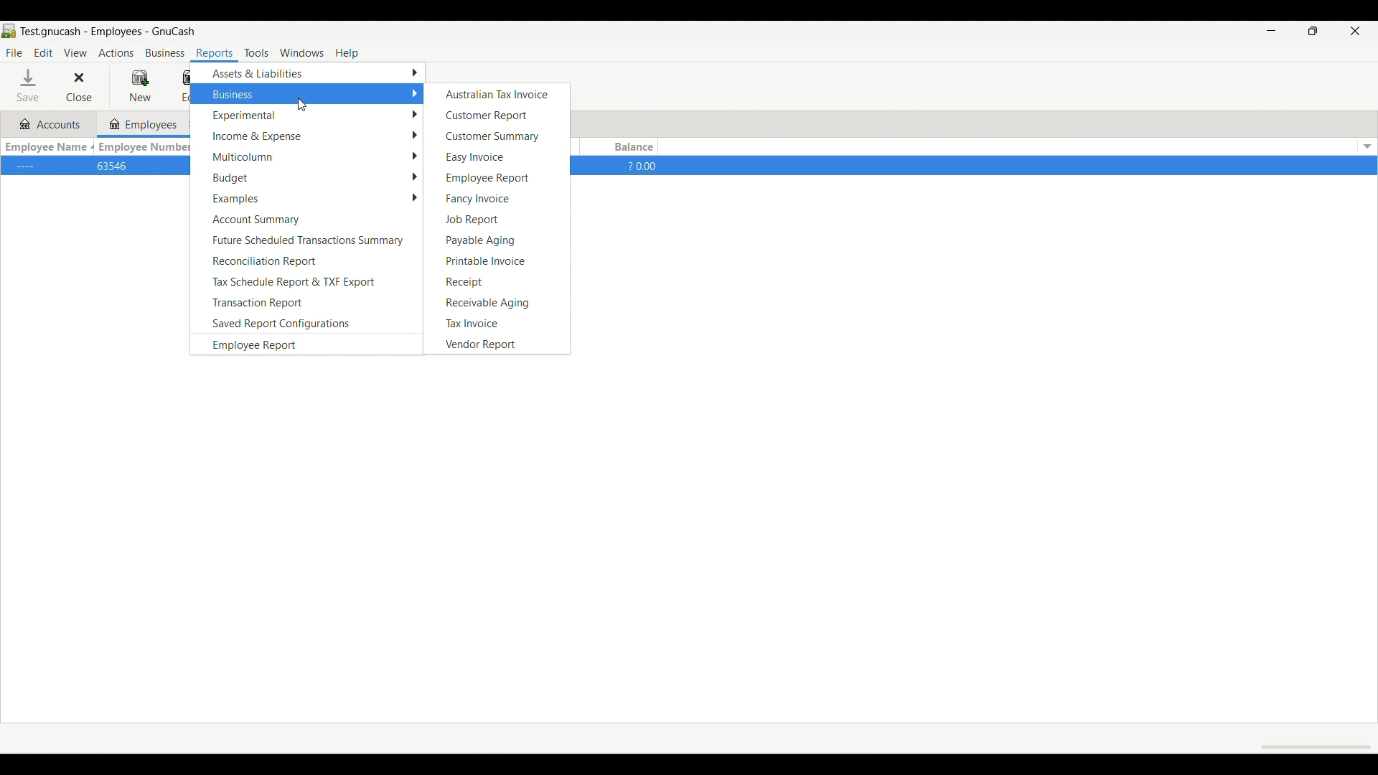 The image size is (1378, 775). What do you see at coordinates (495, 219) in the screenshot?
I see `Job report` at bounding box center [495, 219].